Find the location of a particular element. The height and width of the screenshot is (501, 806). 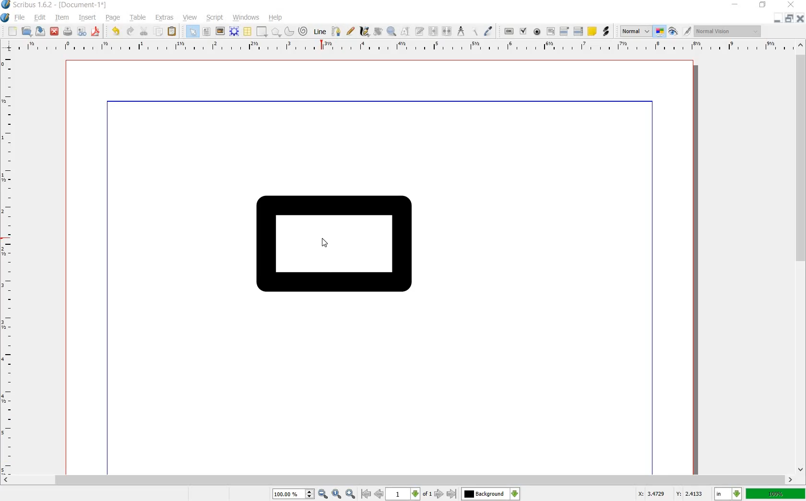

Zoom out is located at coordinates (352, 494).